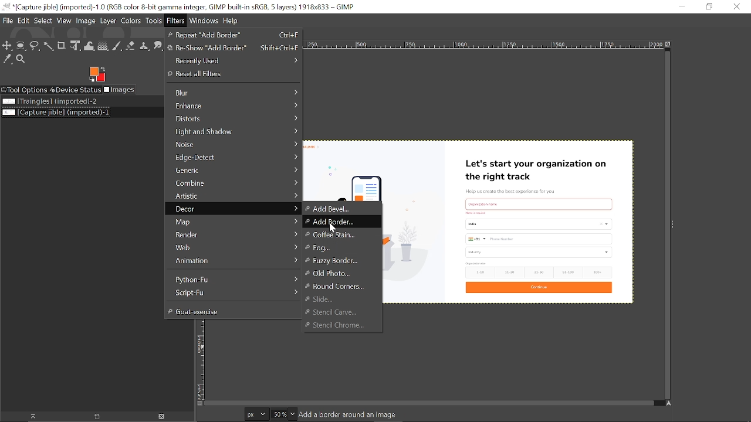 The height and width of the screenshot is (422, 751). I want to click on Layer, so click(108, 21).